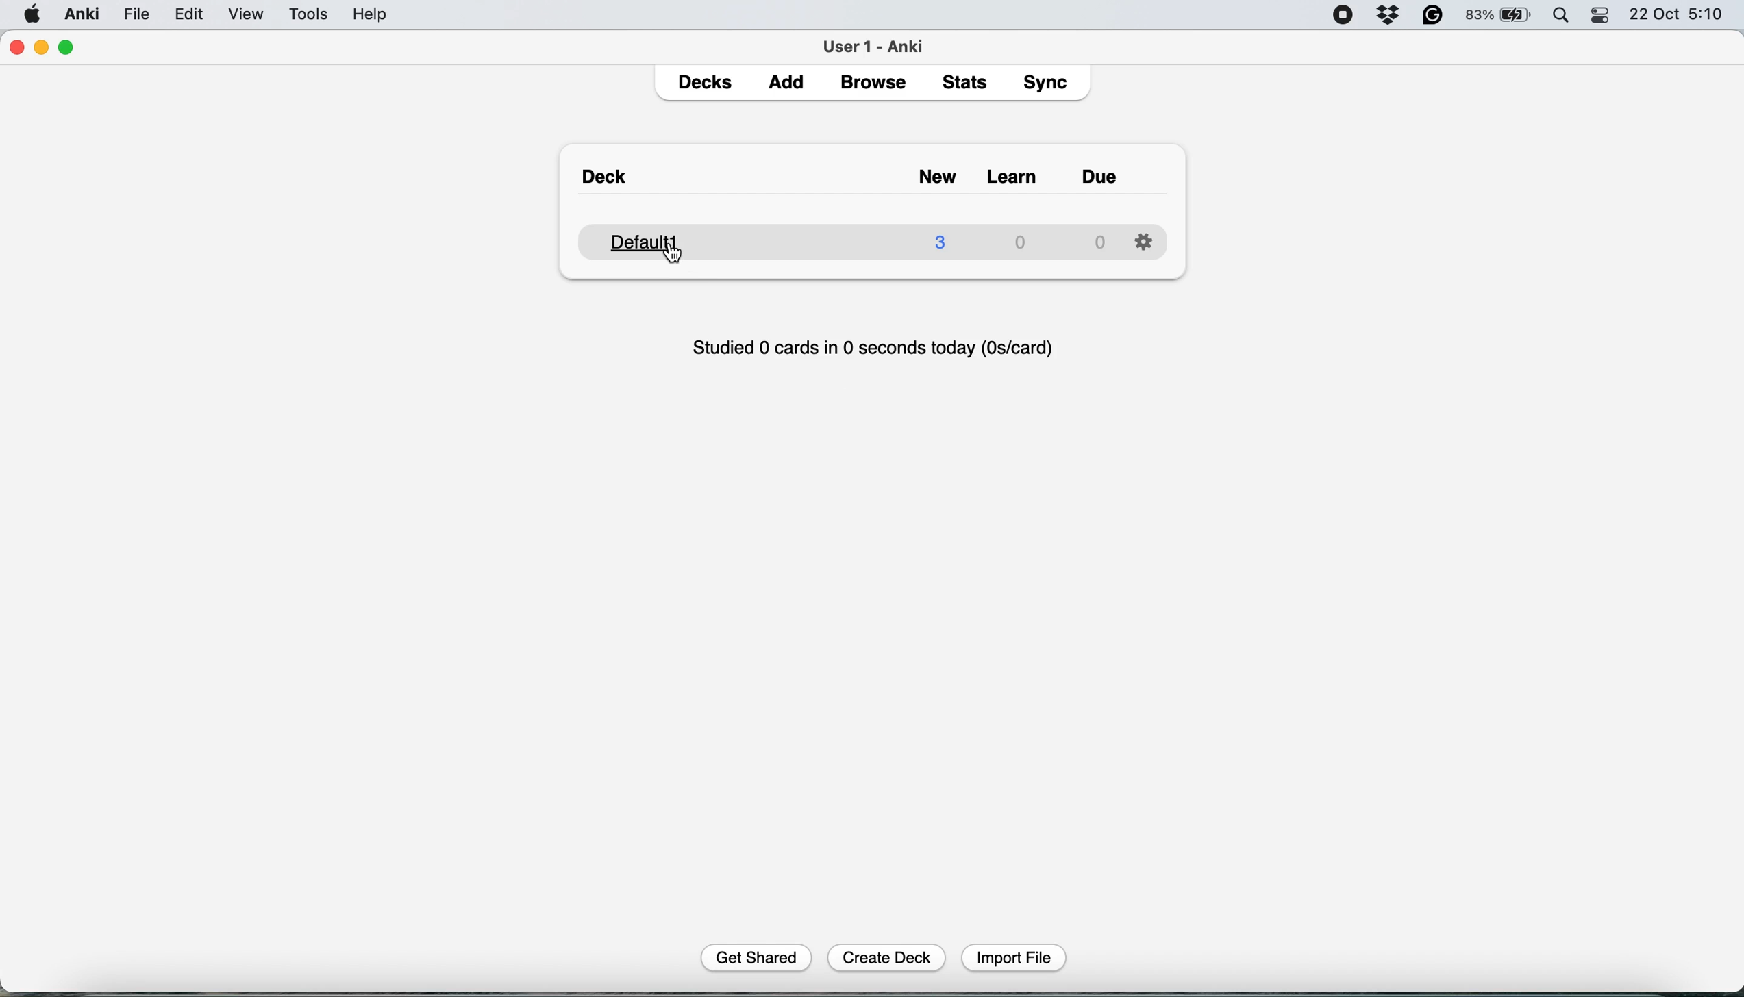 This screenshot has height=997, width=1744. I want to click on stats, so click(969, 81).